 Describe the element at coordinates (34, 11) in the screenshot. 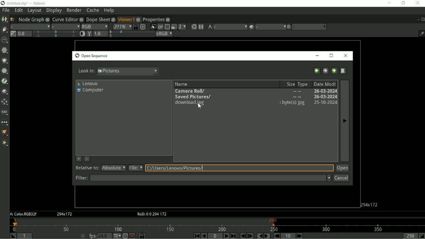

I see `Layout` at that location.